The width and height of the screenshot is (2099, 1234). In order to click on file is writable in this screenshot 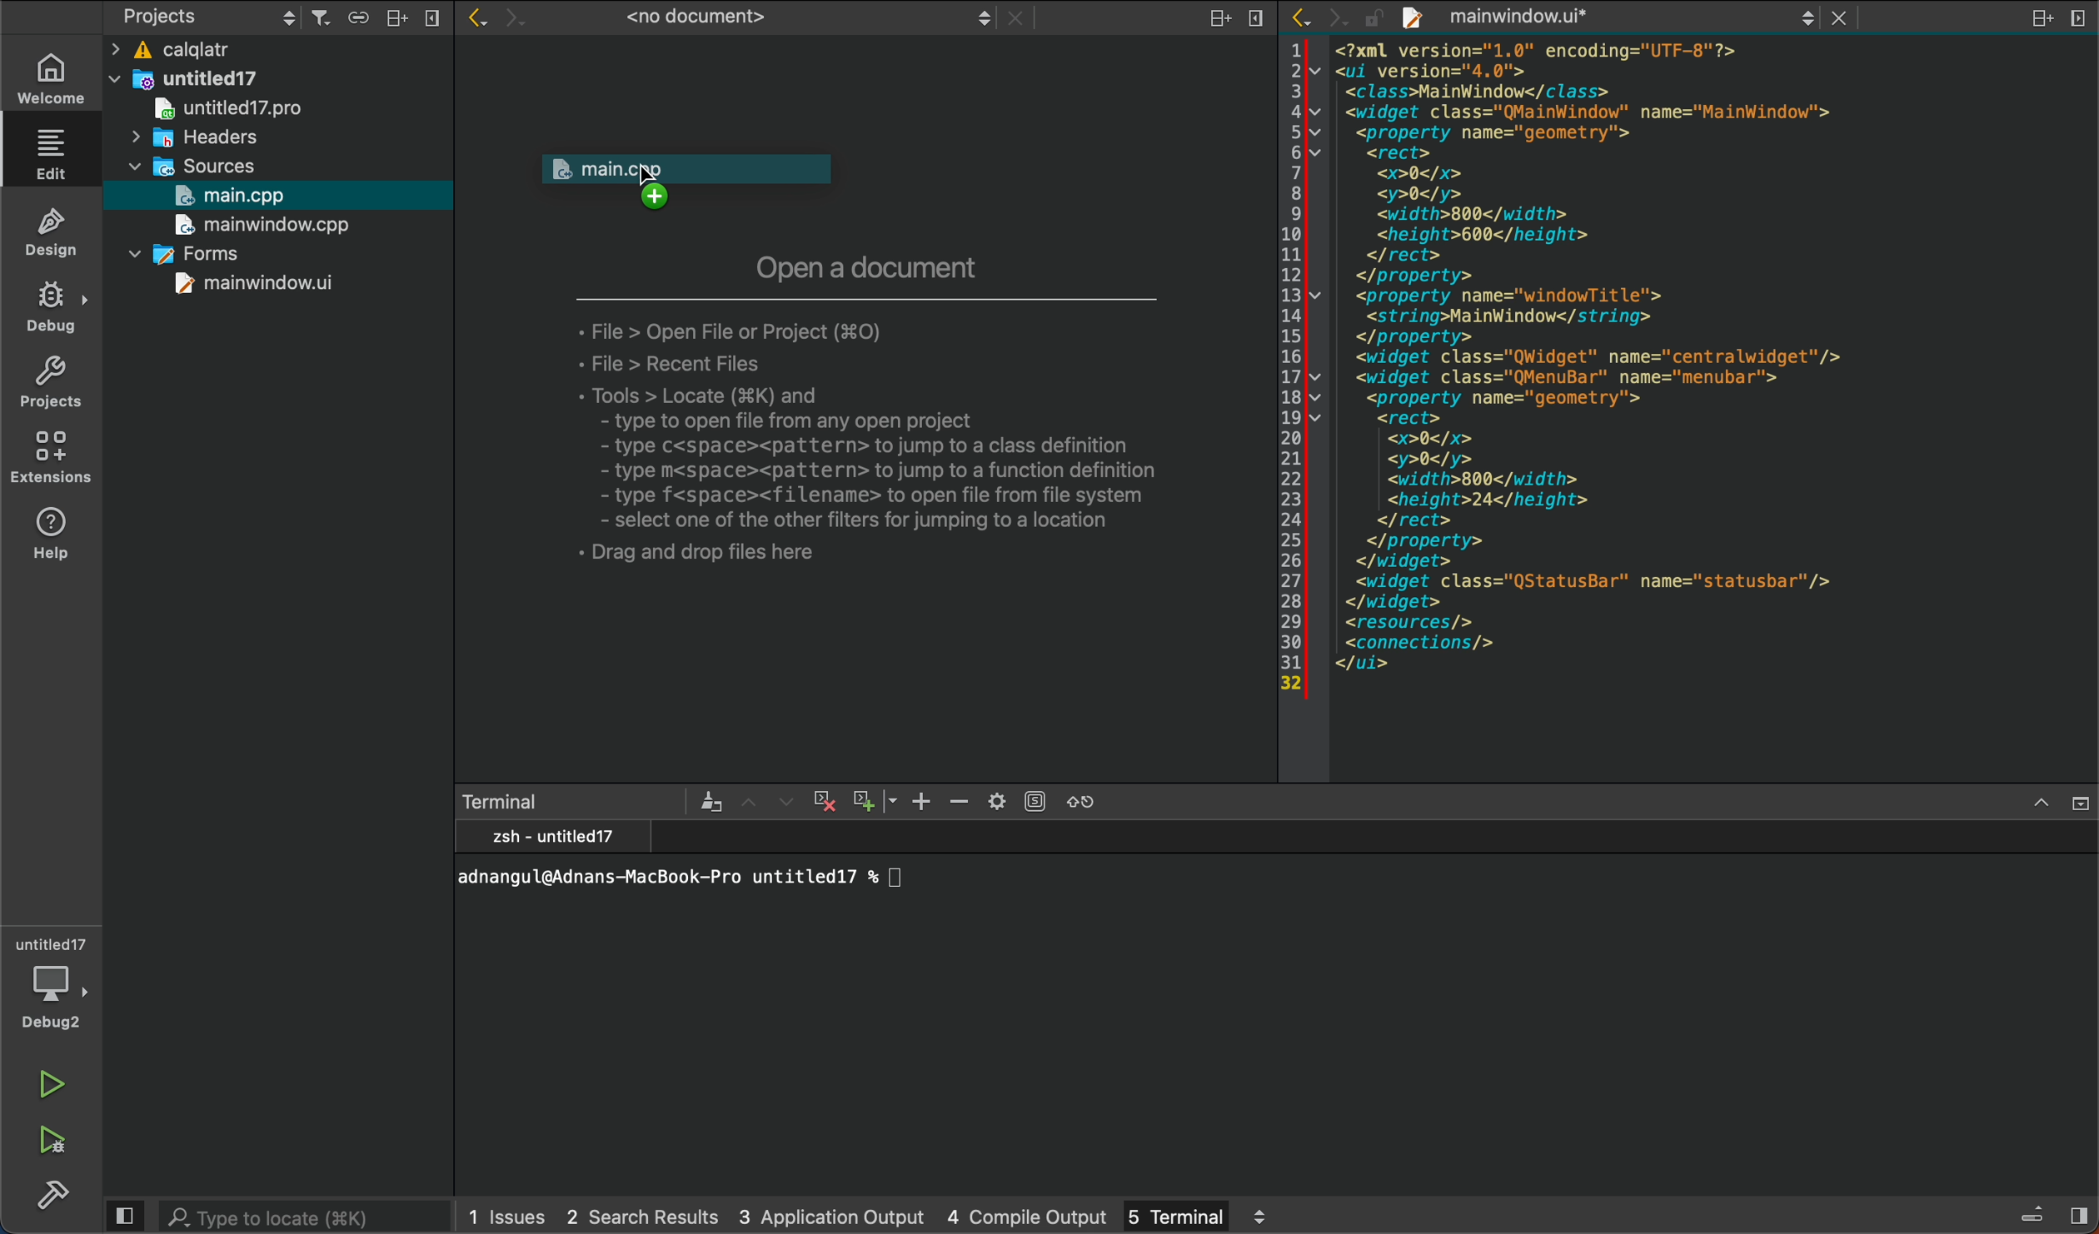, I will do `click(1376, 22)`.